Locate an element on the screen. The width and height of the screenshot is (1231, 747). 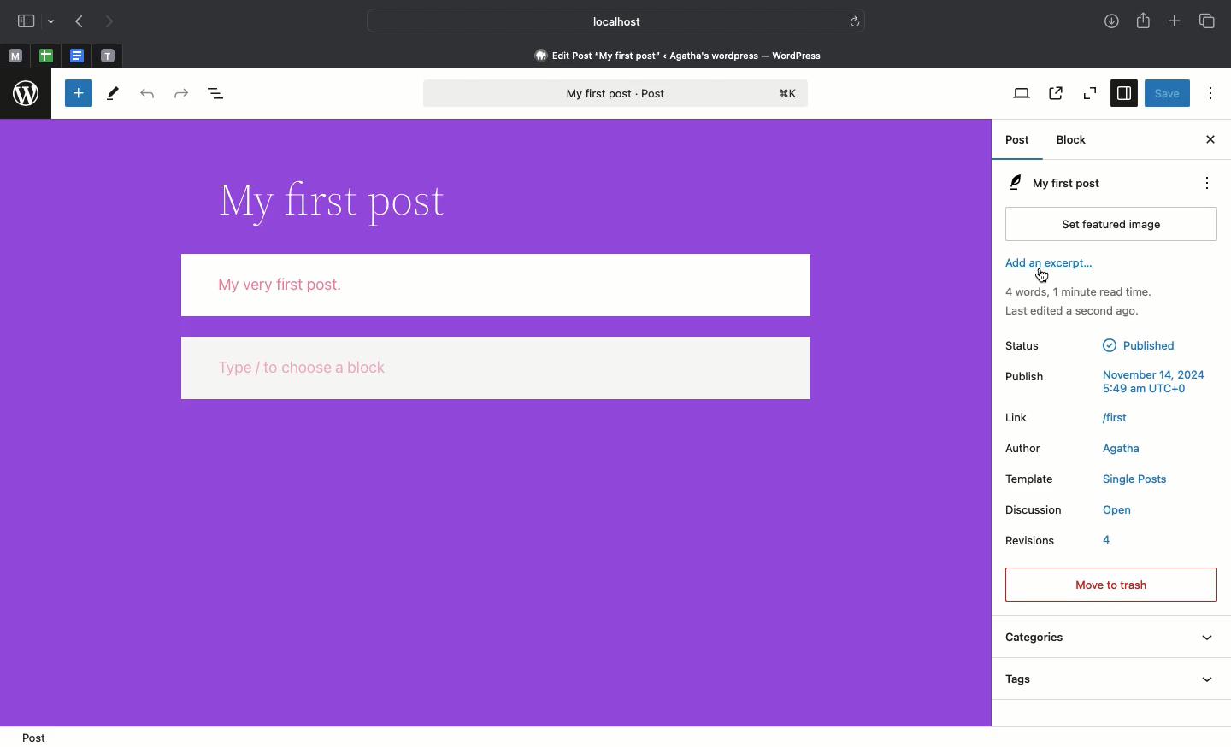
Add an excerpt is located at coordinates (1051, 267).